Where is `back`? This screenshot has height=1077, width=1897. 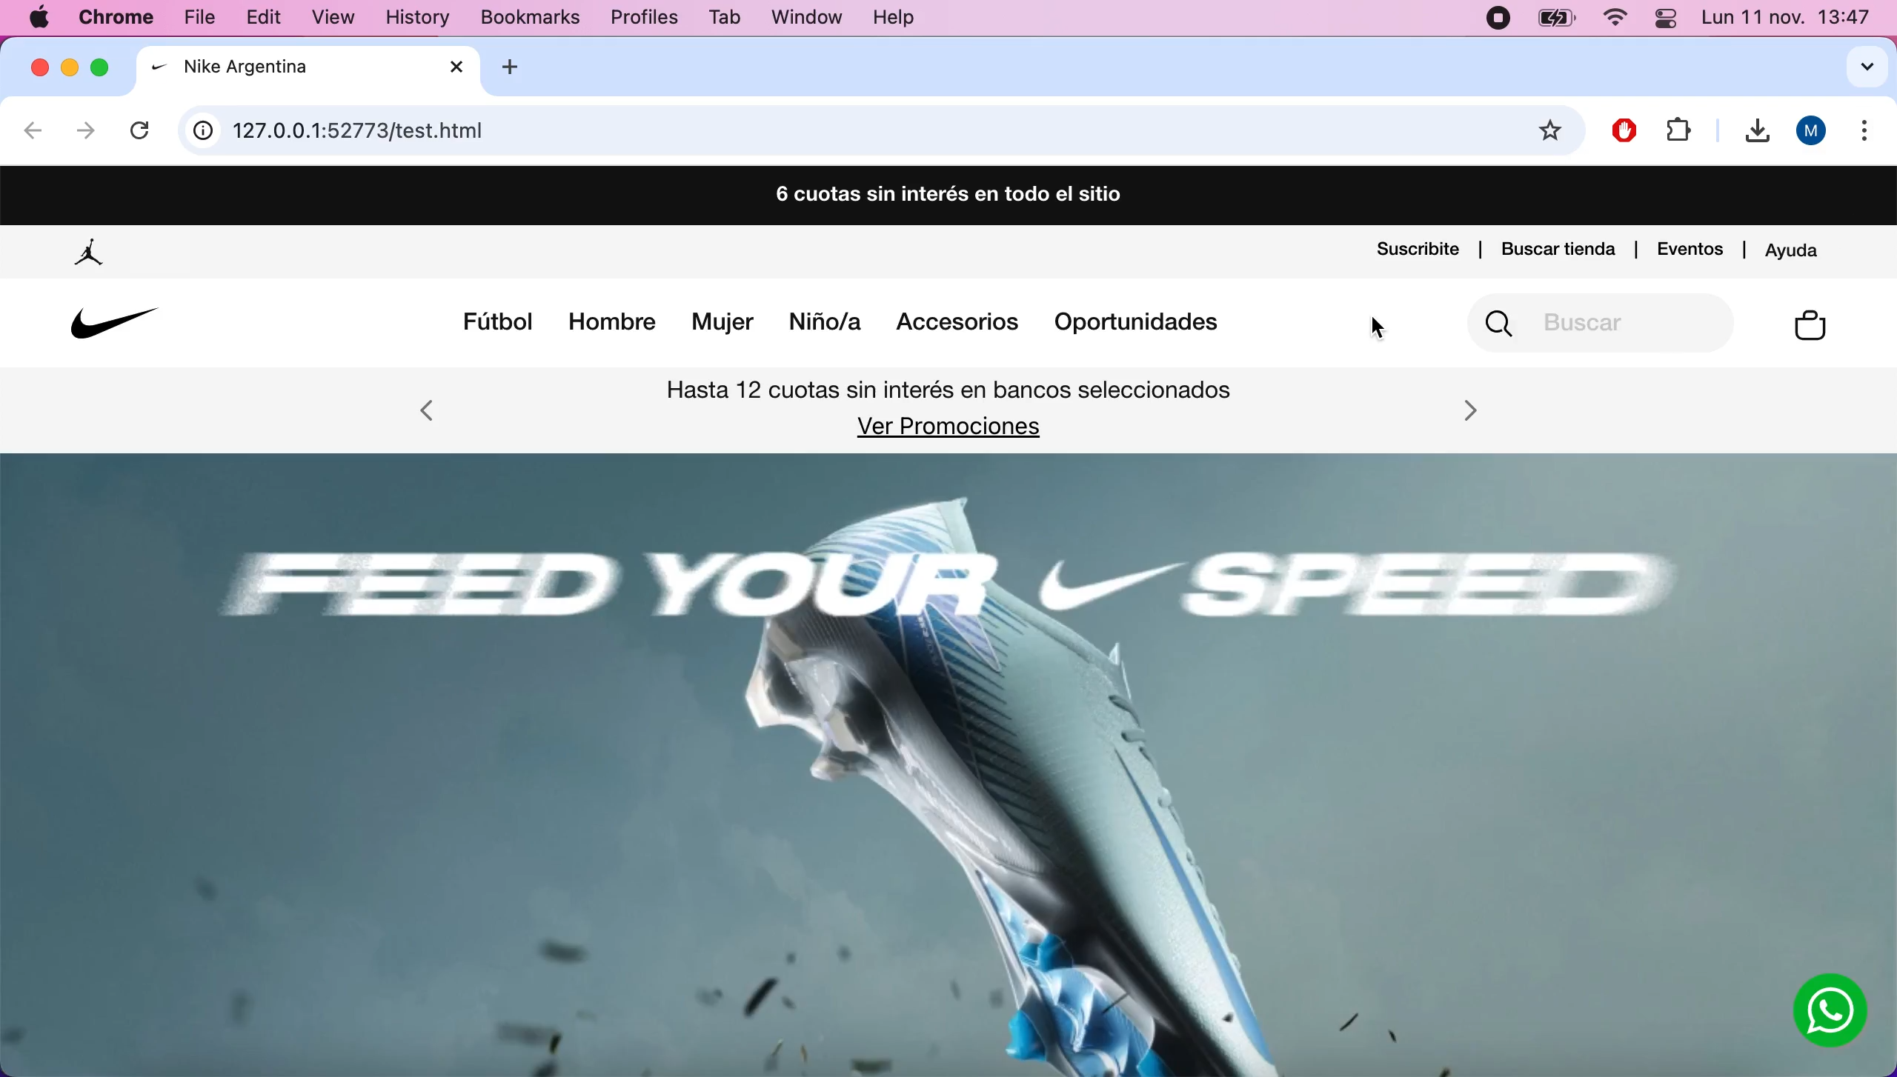 back is located at coordinates (34, 134).